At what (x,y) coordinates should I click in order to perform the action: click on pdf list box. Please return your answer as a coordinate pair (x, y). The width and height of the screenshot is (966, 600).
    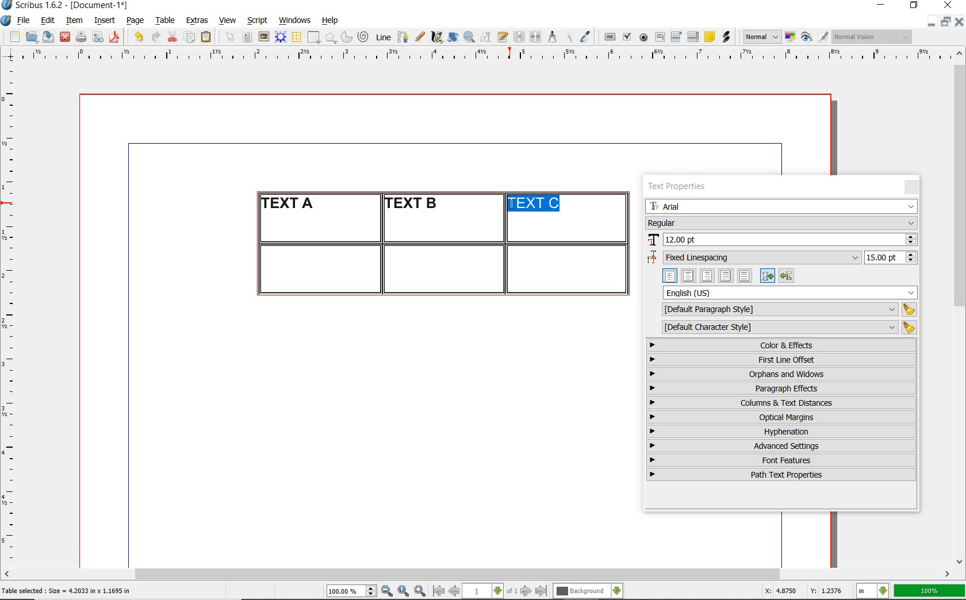
    Looking at the image, I should click on (693, 37).